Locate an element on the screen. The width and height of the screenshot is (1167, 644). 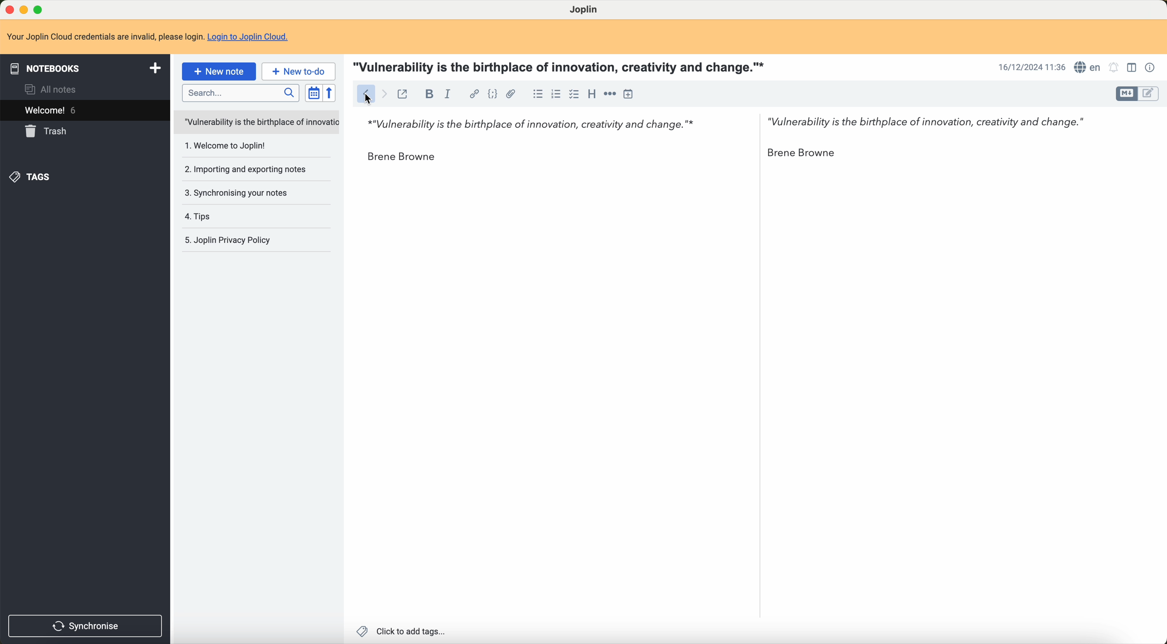
Joplin privacy policy is located at coordinates (246, 241).